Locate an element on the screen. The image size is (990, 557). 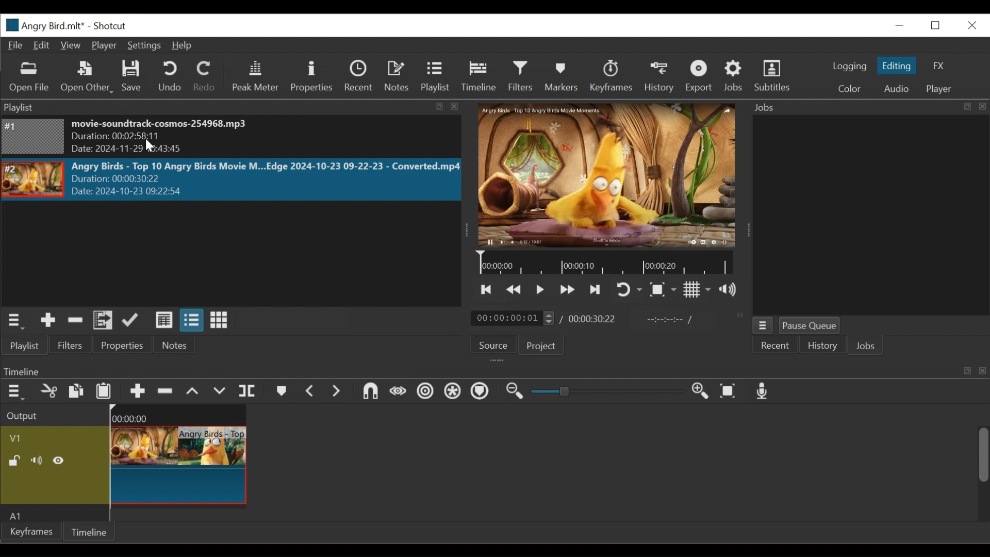
File Name is located at coordinates (44, 25).